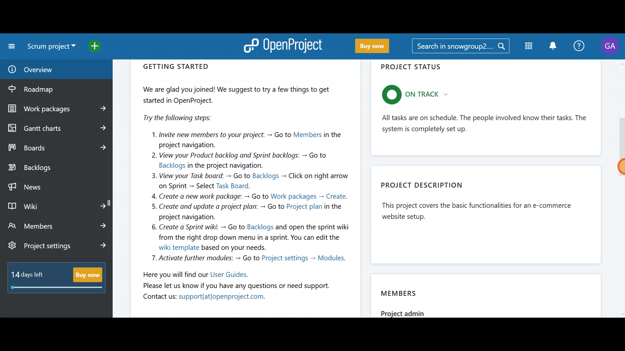  Describe the element at coordinates (246, 184) in the screenshot. I see `Getting started` at that location.